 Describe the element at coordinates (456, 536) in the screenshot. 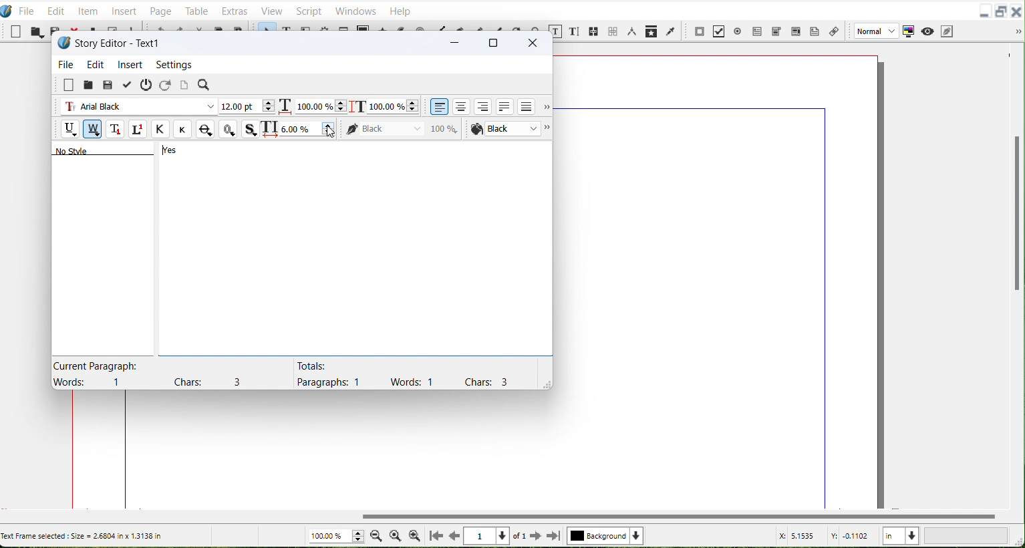

I see `Go to previous page` at that location.